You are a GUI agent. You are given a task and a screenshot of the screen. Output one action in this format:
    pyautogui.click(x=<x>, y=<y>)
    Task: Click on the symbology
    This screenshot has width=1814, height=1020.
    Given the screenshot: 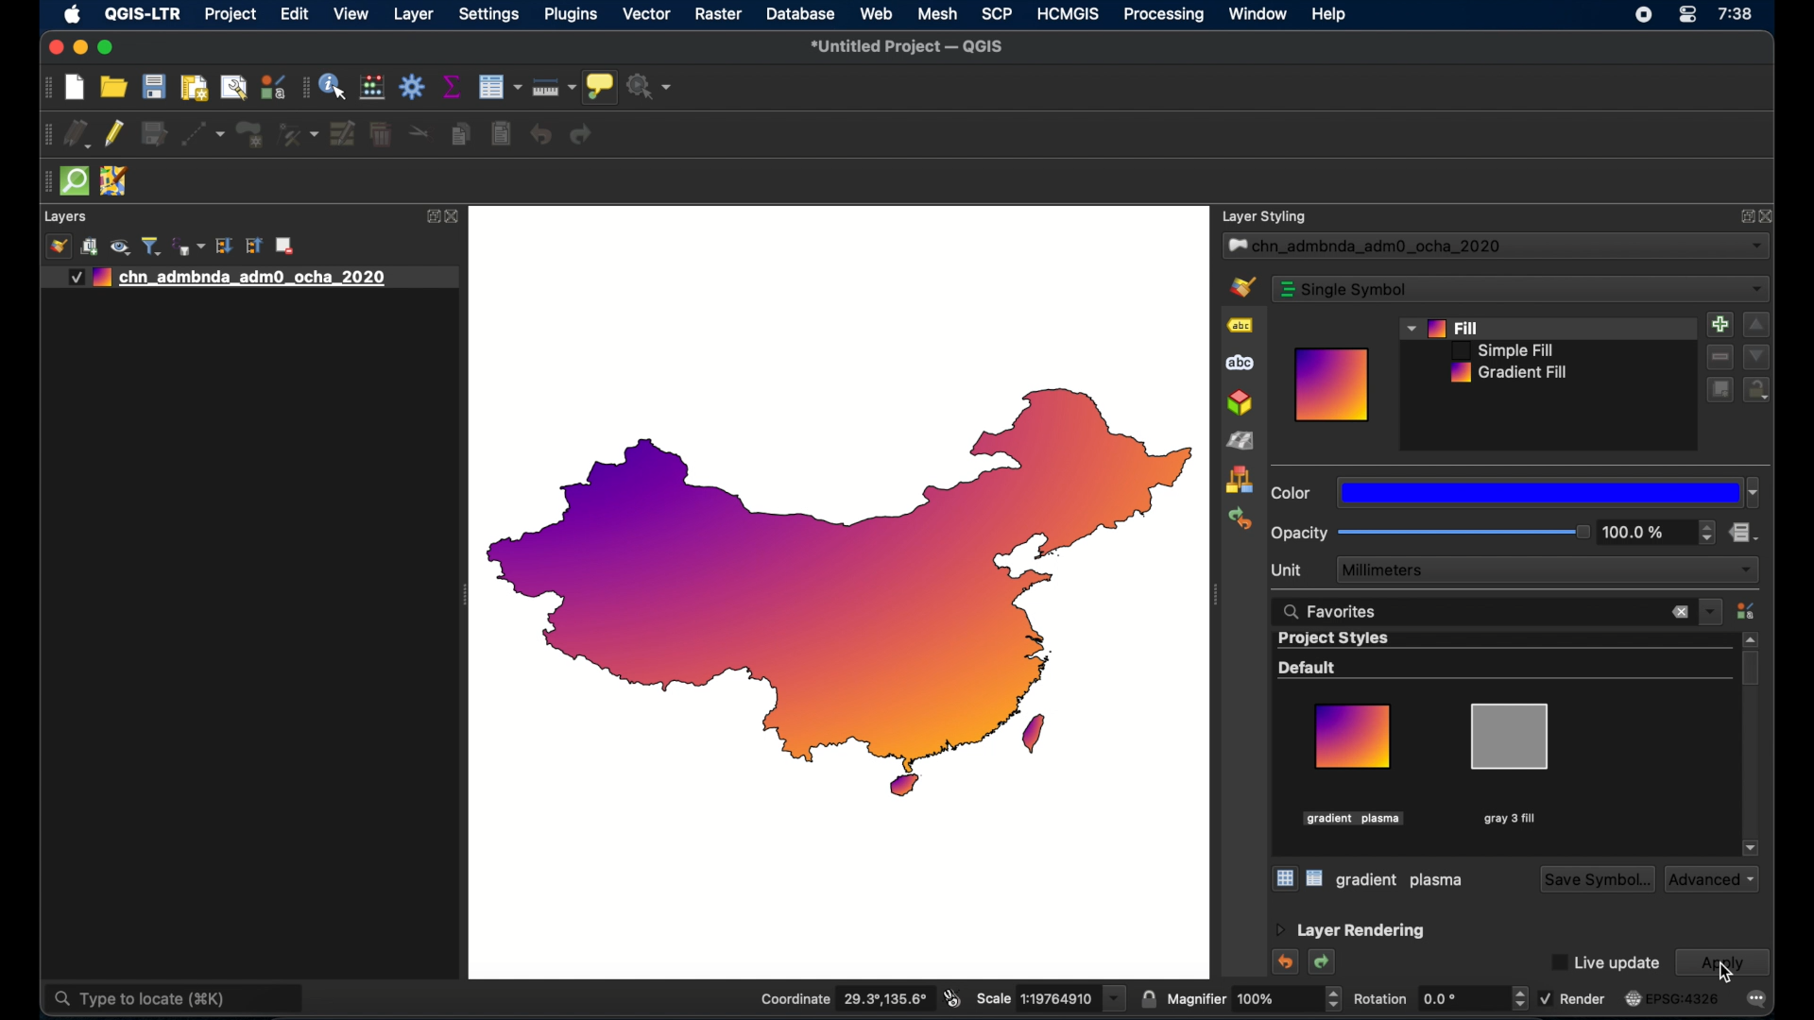 What is the action you would take?
    pyautogui.click(x=1241, y=287)
    